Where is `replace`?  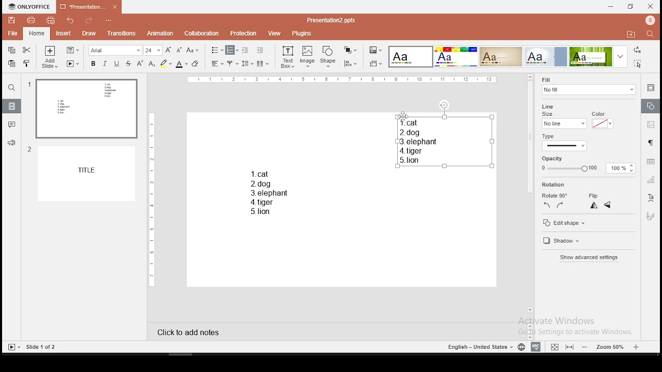
replace is located at coordinates (638, 50).